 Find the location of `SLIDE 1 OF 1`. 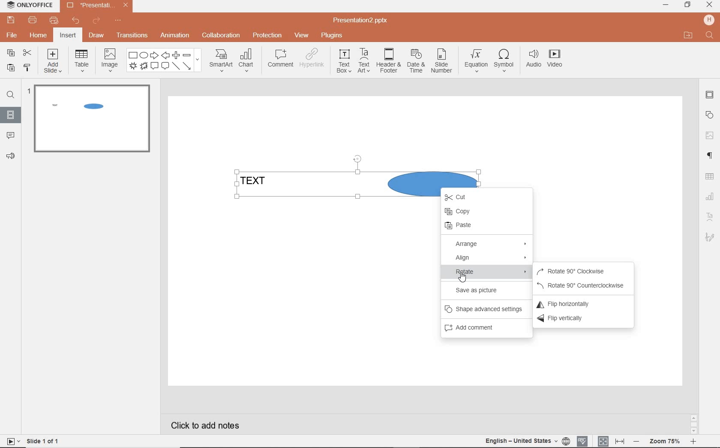

SLIDE 1 OF 1 is located at coordinates (33, 441).